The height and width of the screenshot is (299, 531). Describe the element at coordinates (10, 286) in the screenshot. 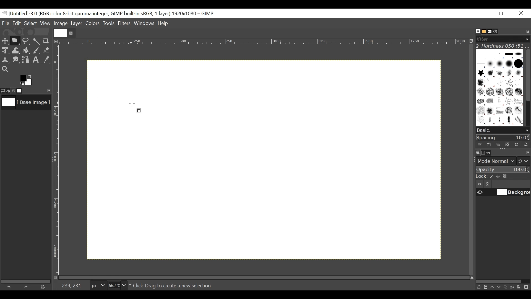

I see `Undo` at that location.